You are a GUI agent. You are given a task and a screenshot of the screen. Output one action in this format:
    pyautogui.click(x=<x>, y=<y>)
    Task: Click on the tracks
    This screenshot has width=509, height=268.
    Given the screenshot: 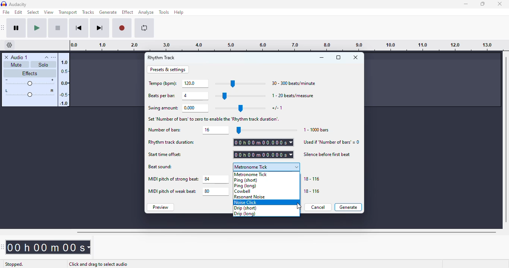 What is the action you would take?
    pyautogui.click(x=88, y=12)
    